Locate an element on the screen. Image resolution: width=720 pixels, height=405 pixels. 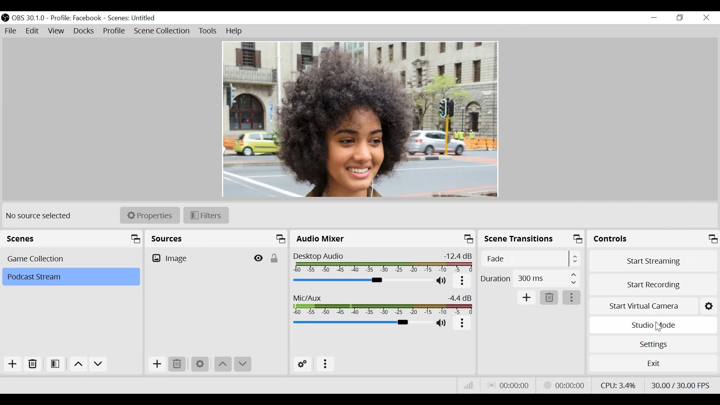
Properties is located at coordinates (150, 215).